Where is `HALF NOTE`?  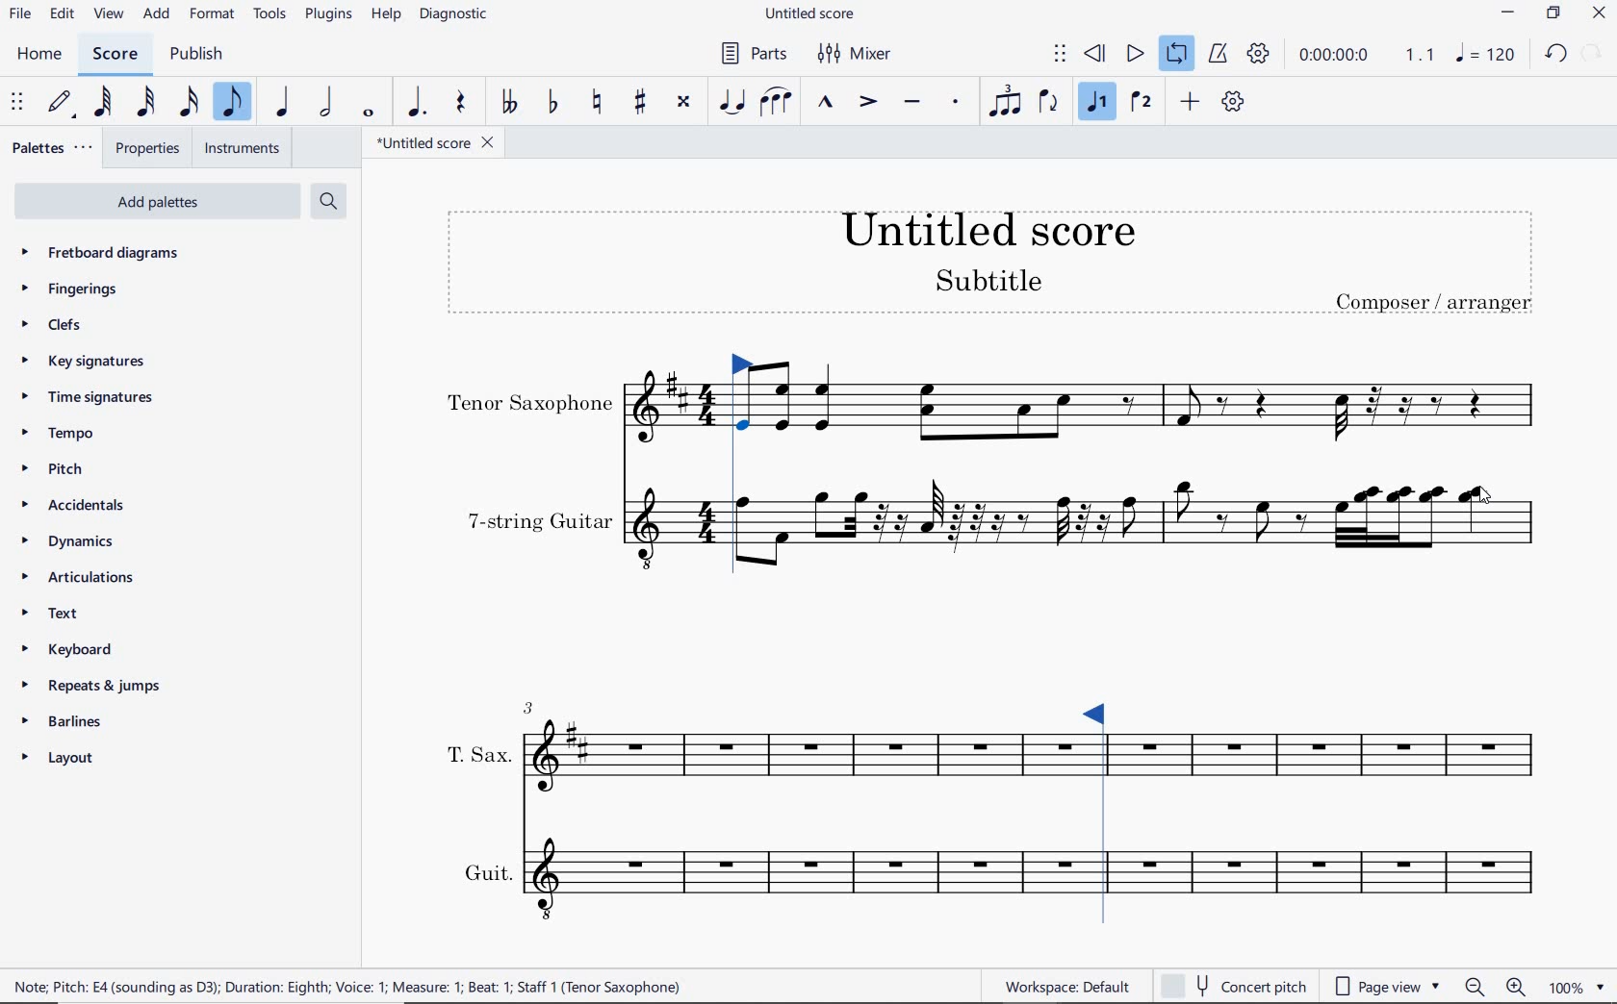 HALF NOTE is located at coordinates (323, 103).